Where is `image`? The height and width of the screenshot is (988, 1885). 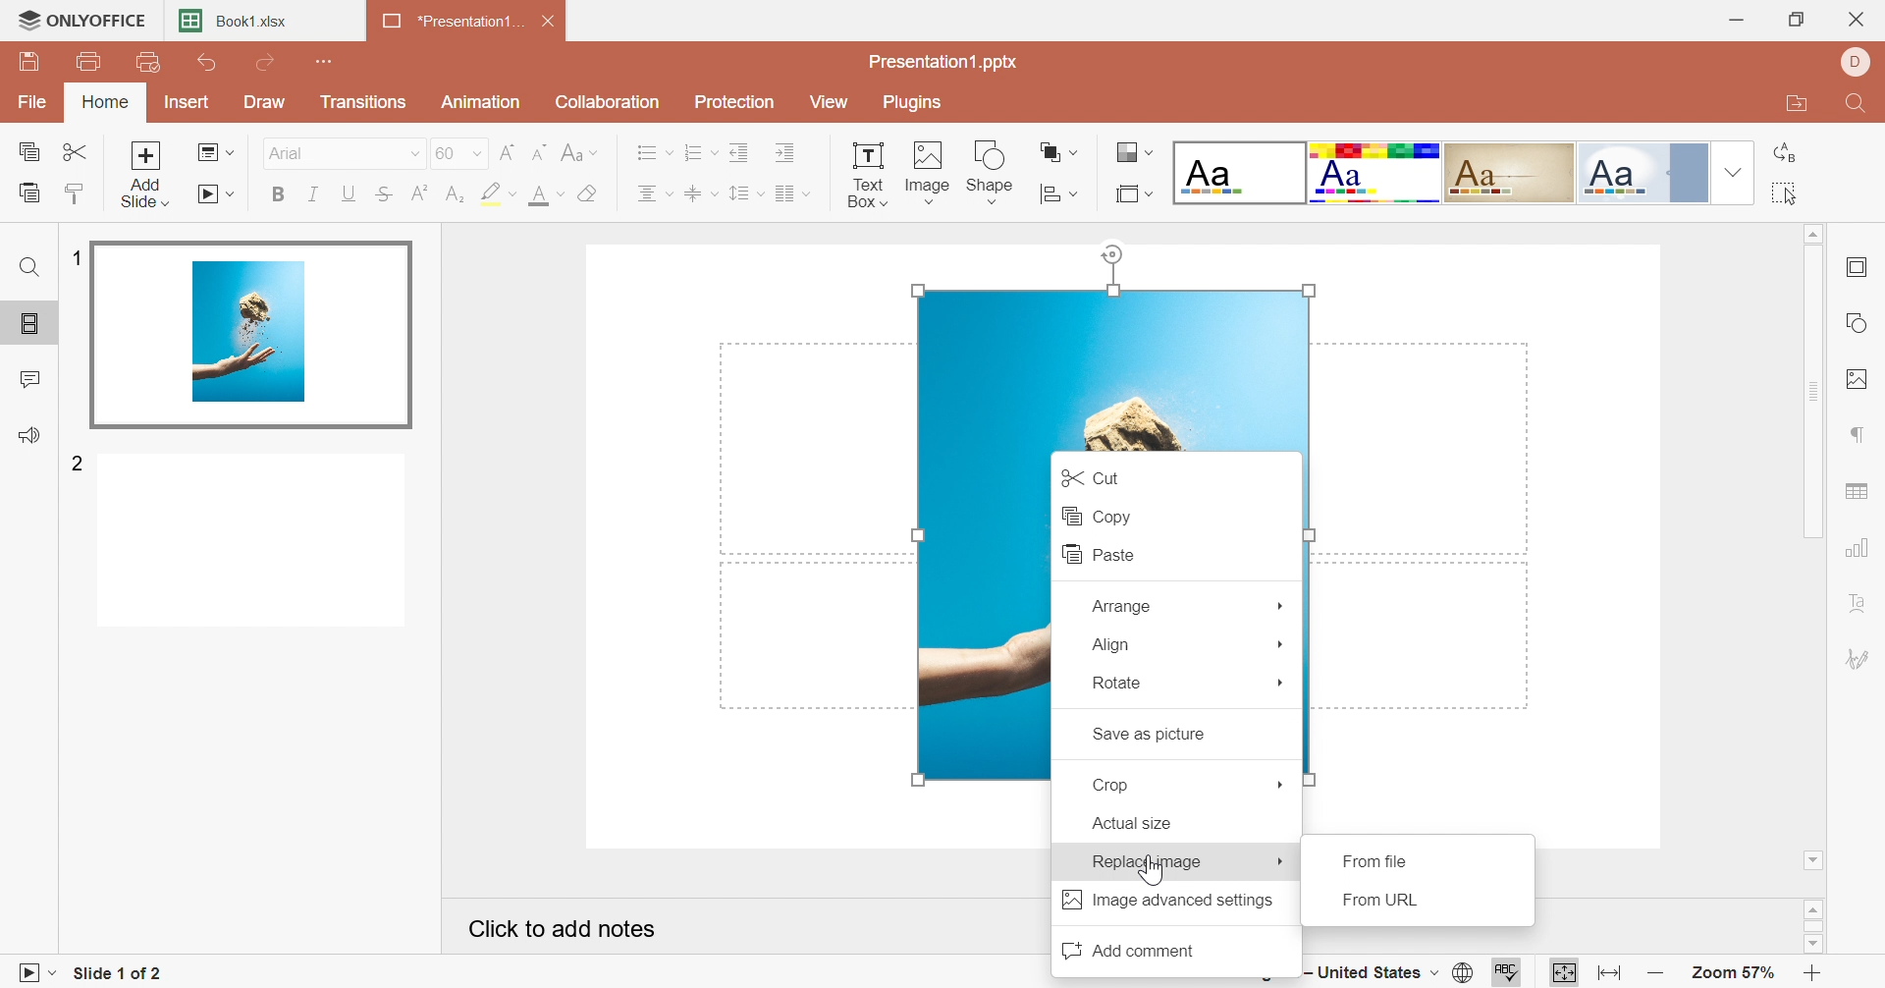 image is located at coordinates (1106, 366).